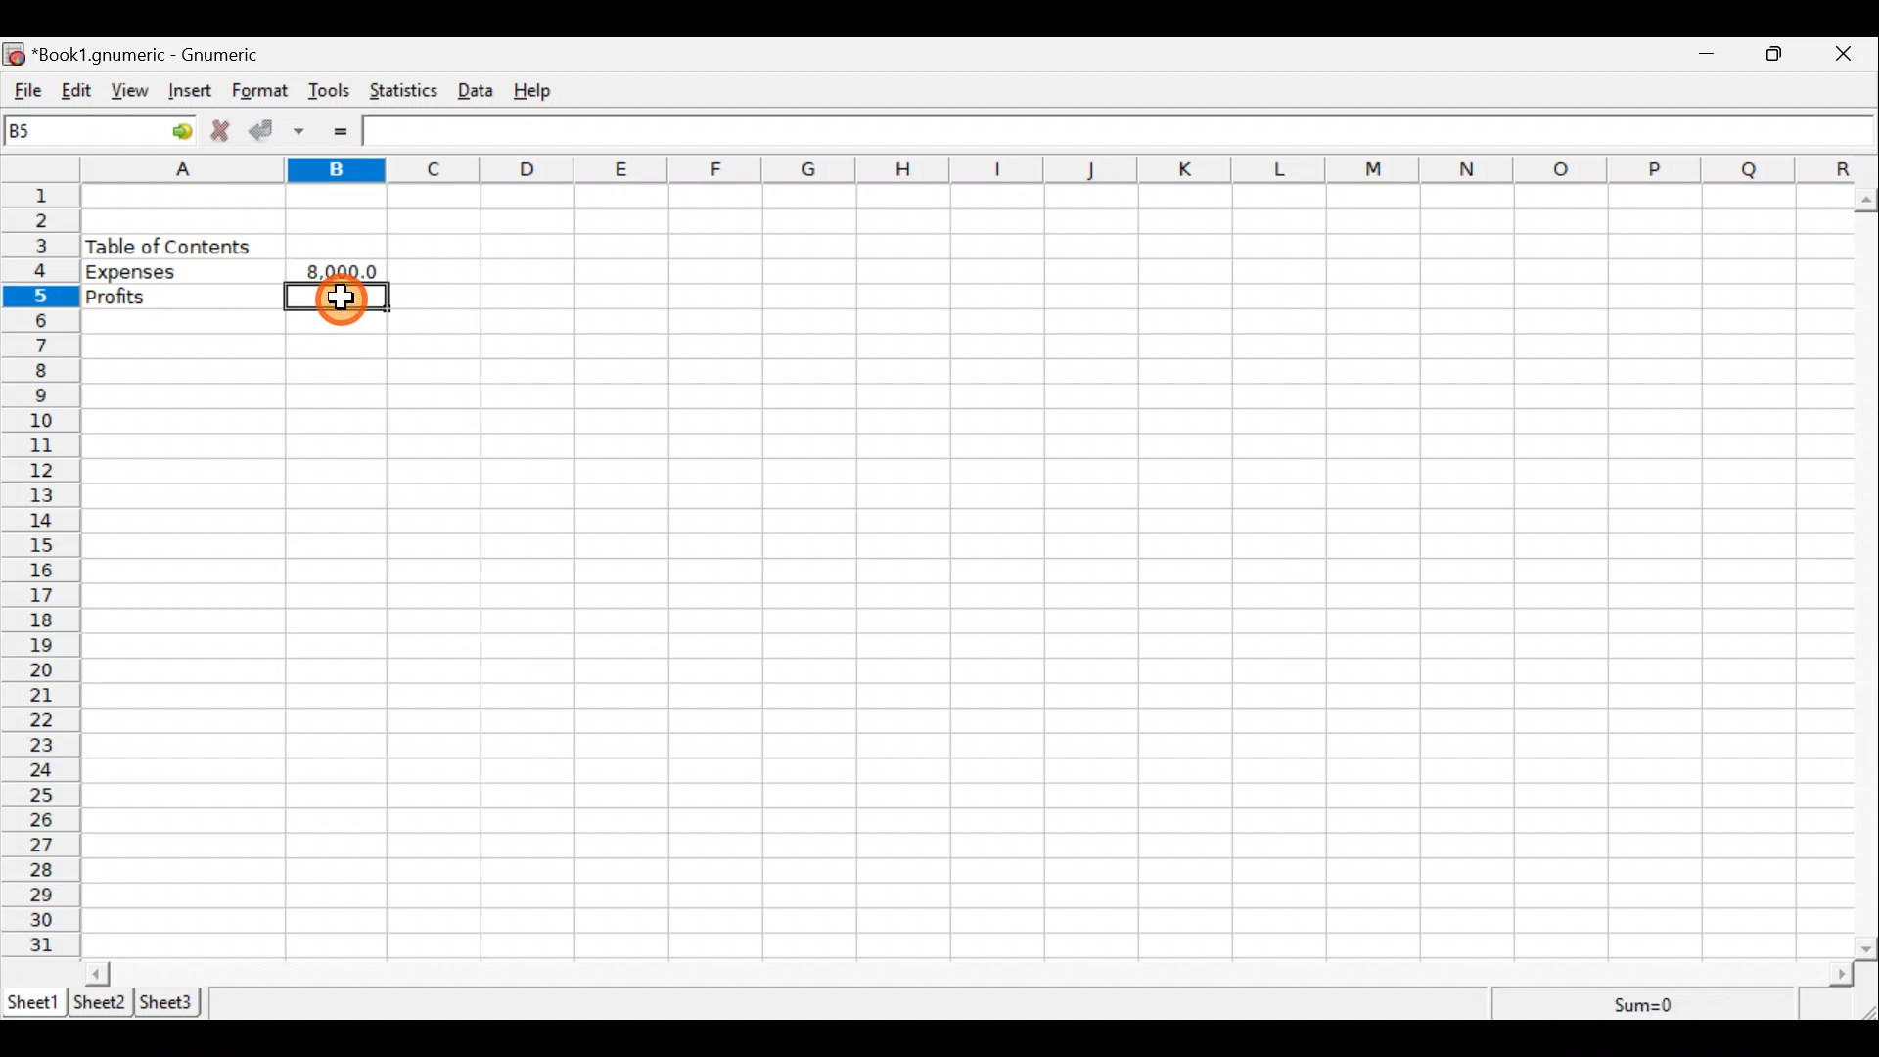  I want to click on Table of content, so click(168, 246).